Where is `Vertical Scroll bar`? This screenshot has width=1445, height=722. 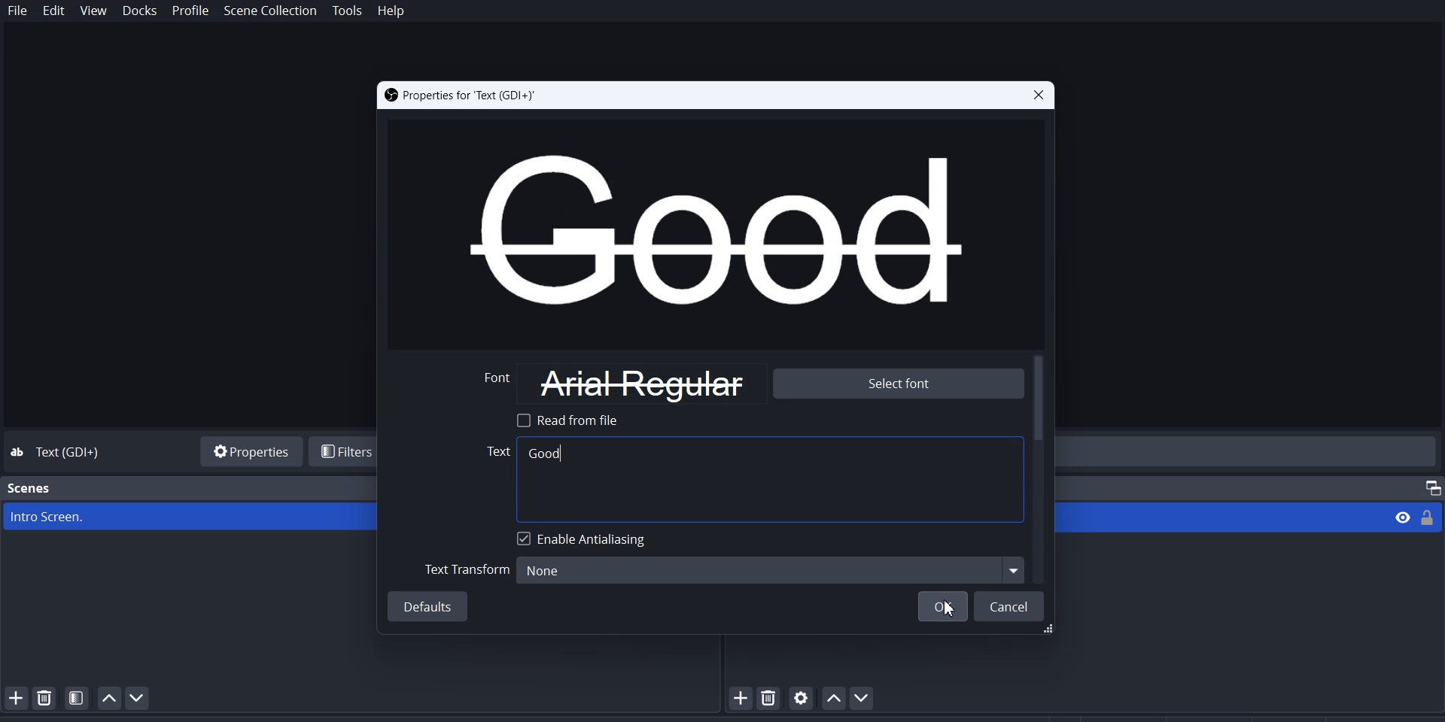
Vertical Scroll bar is located at coordinates (1041, 469).